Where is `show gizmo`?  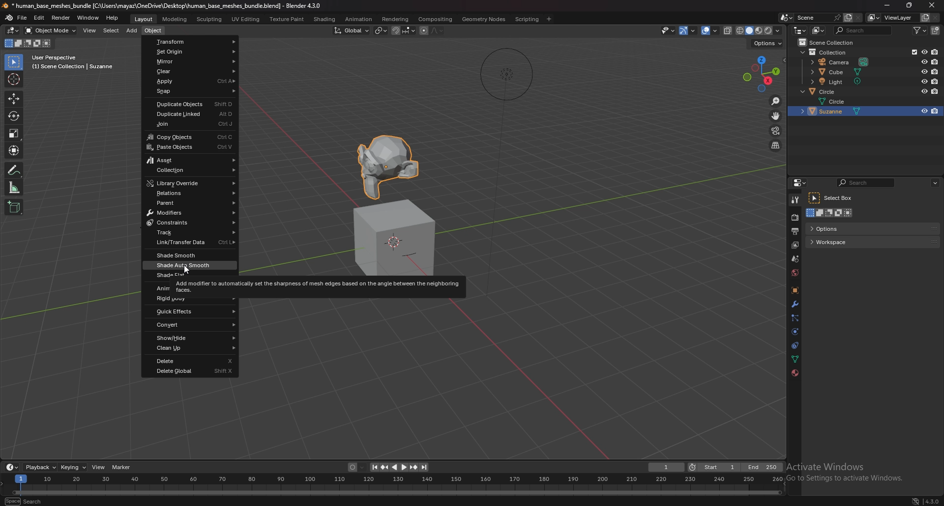
show gizmo is located at coordinates (688, 30).